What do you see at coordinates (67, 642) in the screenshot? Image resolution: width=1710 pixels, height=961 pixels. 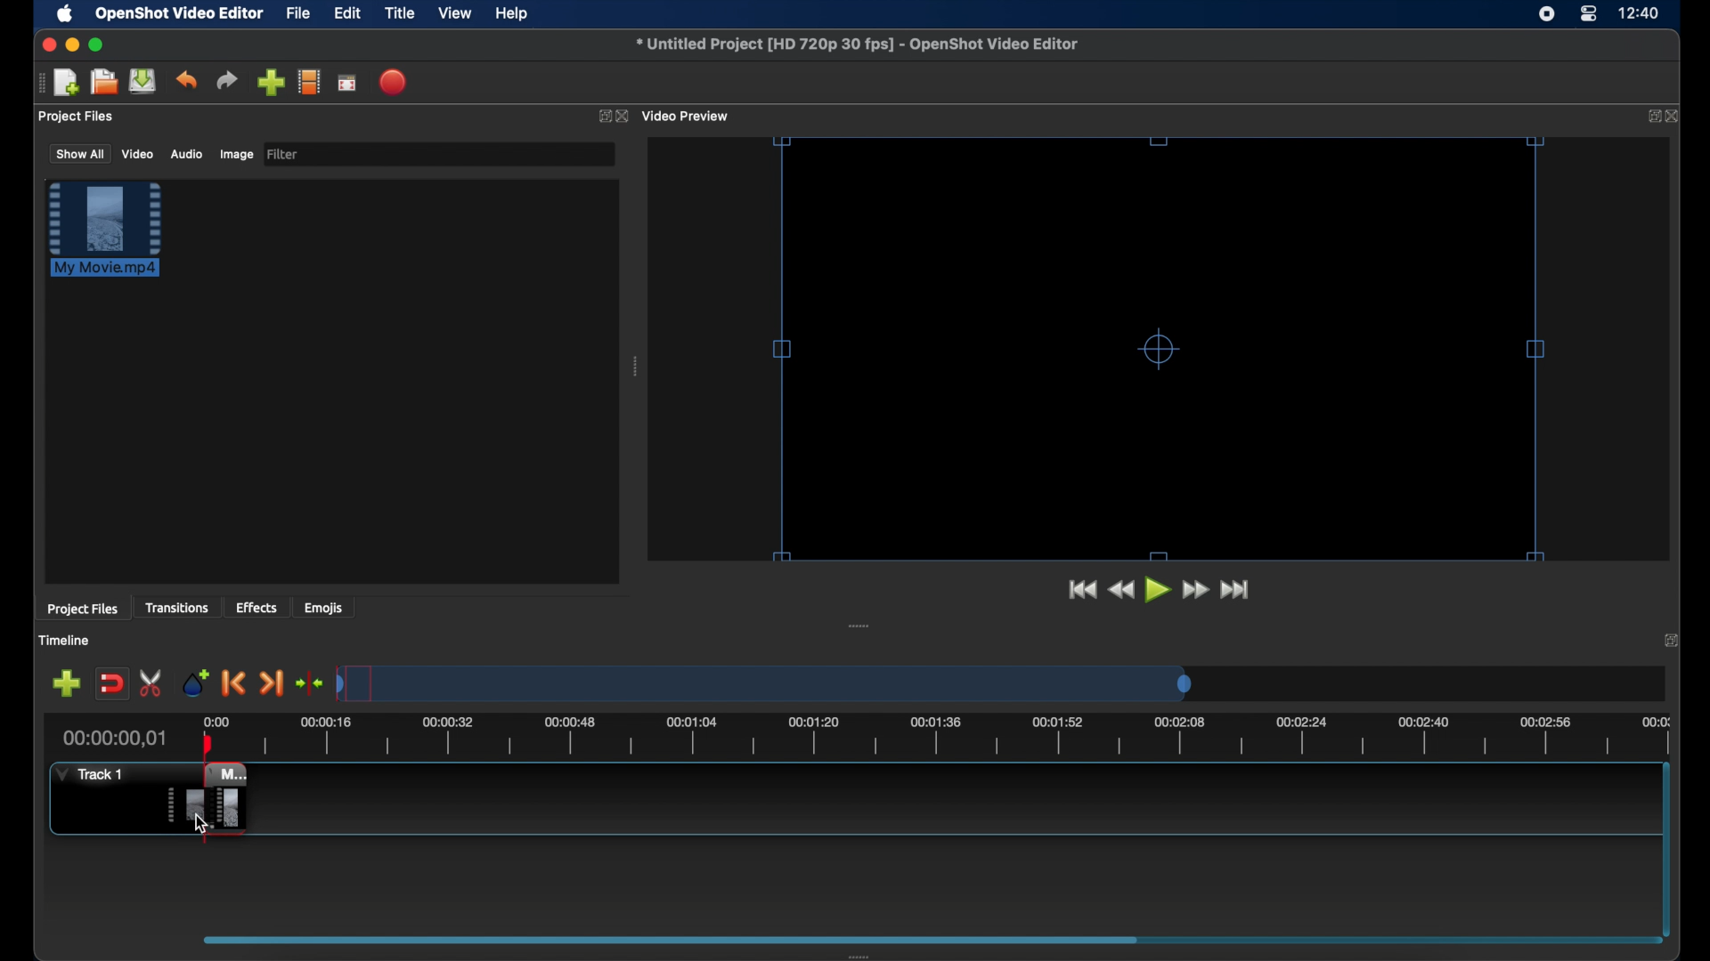 I see `timeline` at bounding box center [67, 642].